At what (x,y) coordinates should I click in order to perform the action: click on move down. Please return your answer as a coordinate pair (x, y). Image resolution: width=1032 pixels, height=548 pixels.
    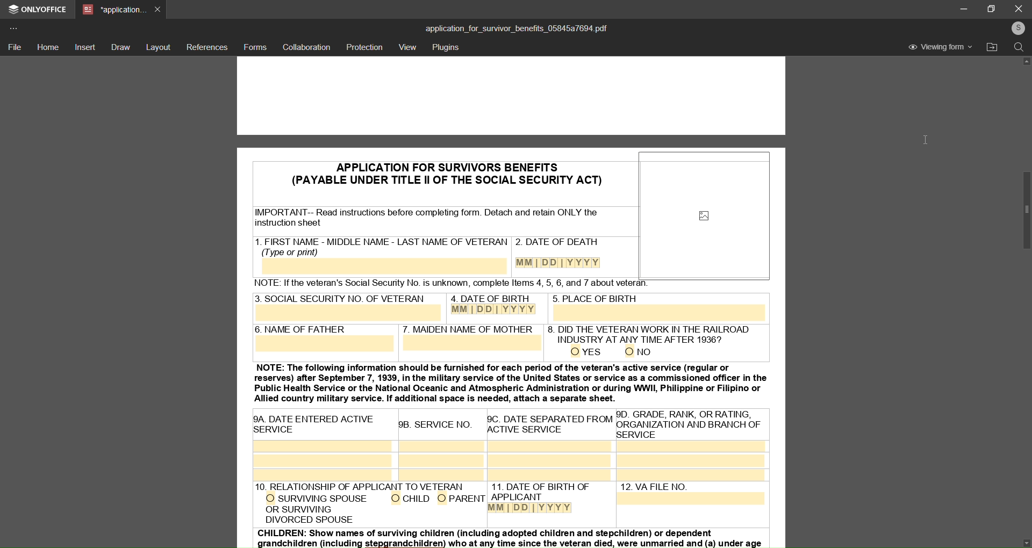
    Looking at the image, I should click on (1020, 539).